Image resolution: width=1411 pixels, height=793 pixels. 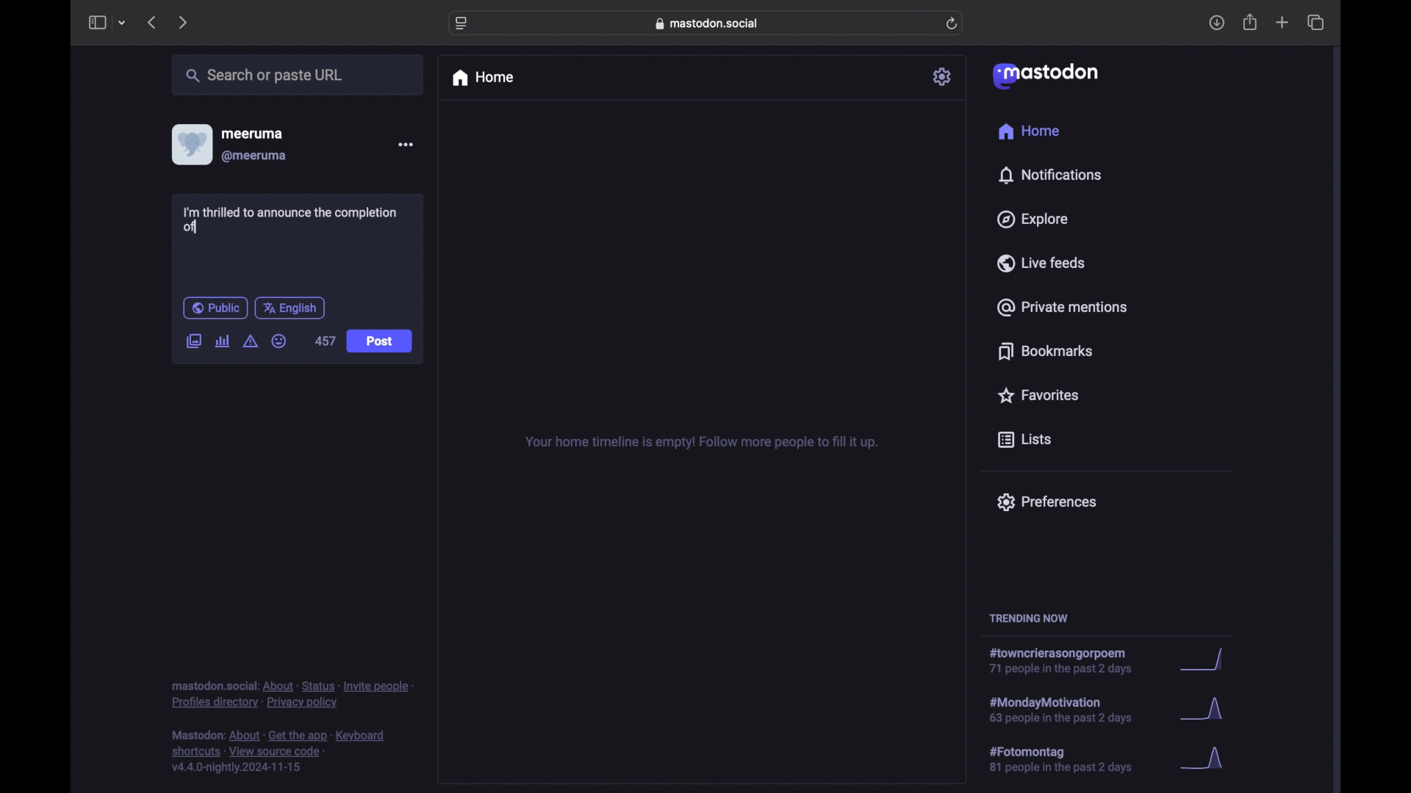 I want to click on text cursor, so click(x=198, y=228).